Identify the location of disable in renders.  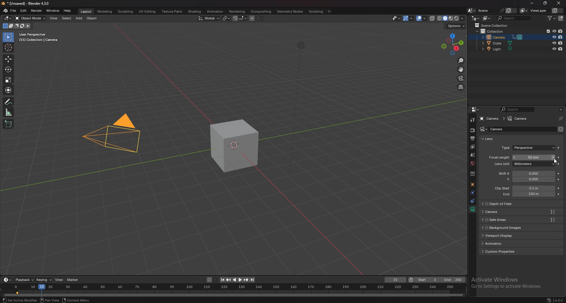
(561, 43).